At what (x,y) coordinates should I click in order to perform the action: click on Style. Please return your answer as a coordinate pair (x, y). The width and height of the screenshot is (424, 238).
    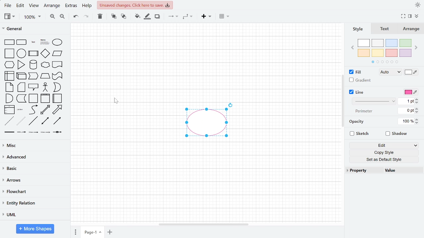
    Looking at the image, I should click on (356, 29).